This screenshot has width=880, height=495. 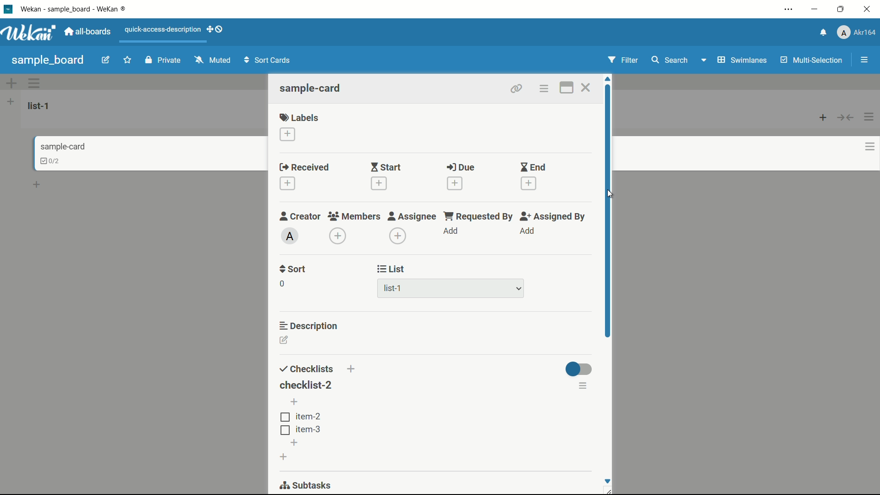 I want to click on sort cards, so click(x=269, y=60).